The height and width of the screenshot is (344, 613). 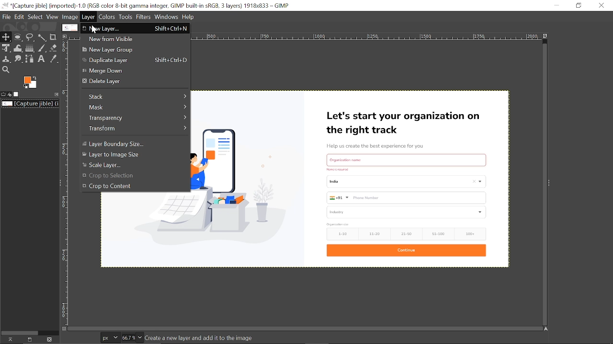 I want to click on Paintbrush tool, so click(x=42, y=48).